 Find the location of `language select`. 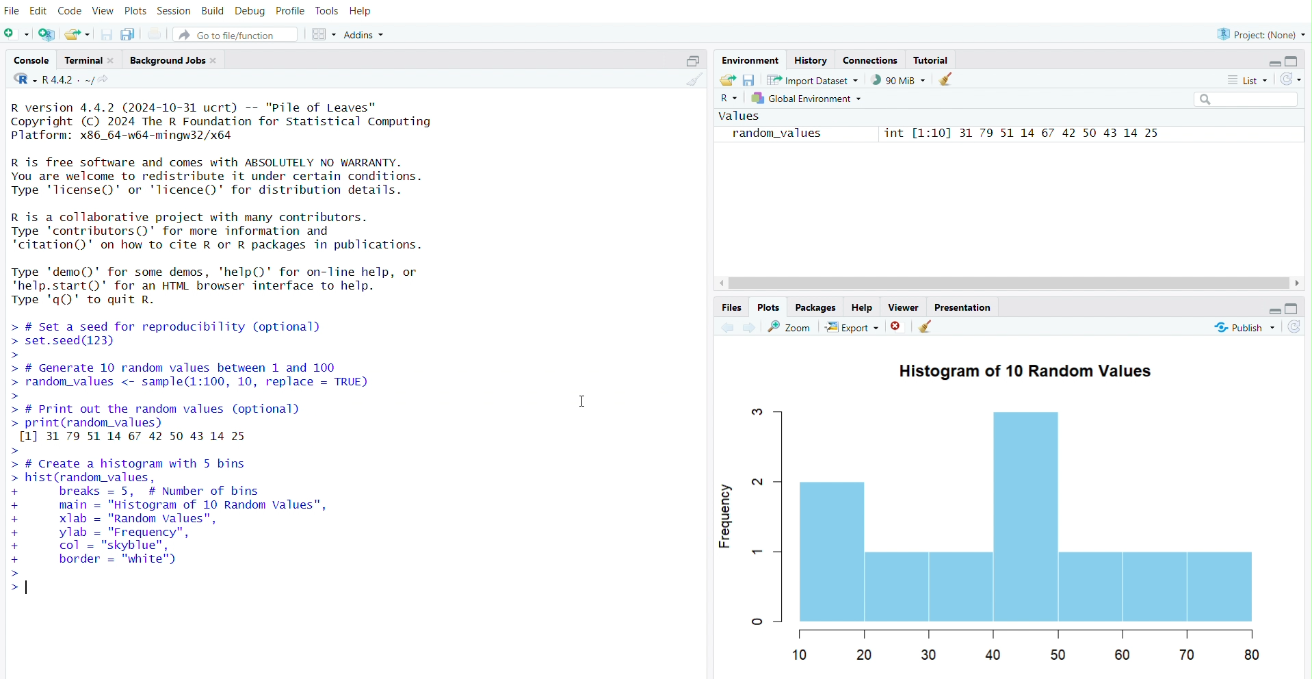

language select is located at coordinates (730, 99).